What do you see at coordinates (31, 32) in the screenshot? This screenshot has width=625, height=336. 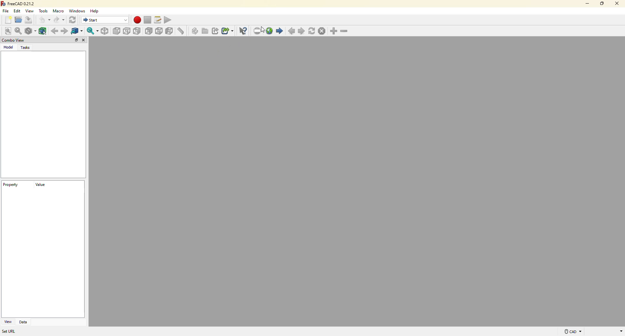 I see `draw style` at bounding box center [31, 32].